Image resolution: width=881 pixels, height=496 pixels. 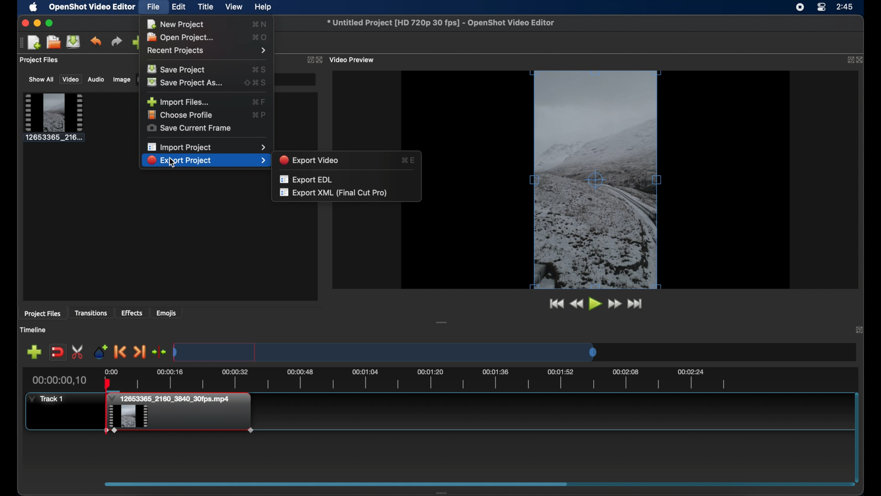 I want to click on save project, so click(x=178, y=69).